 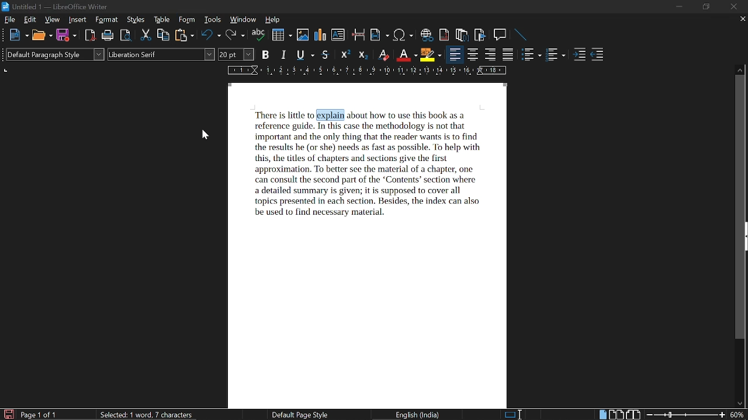 What do you see at coordinates (427, 34) in the screenshot?
I see `insert hyperlink` at bounding box center [427, 34].